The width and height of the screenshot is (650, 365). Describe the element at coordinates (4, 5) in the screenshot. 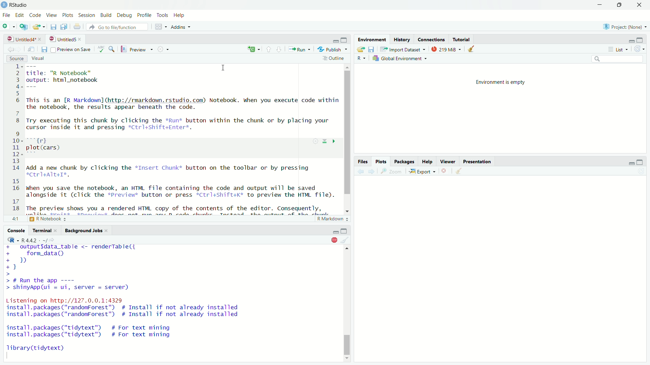

I see `Logo` at that location.